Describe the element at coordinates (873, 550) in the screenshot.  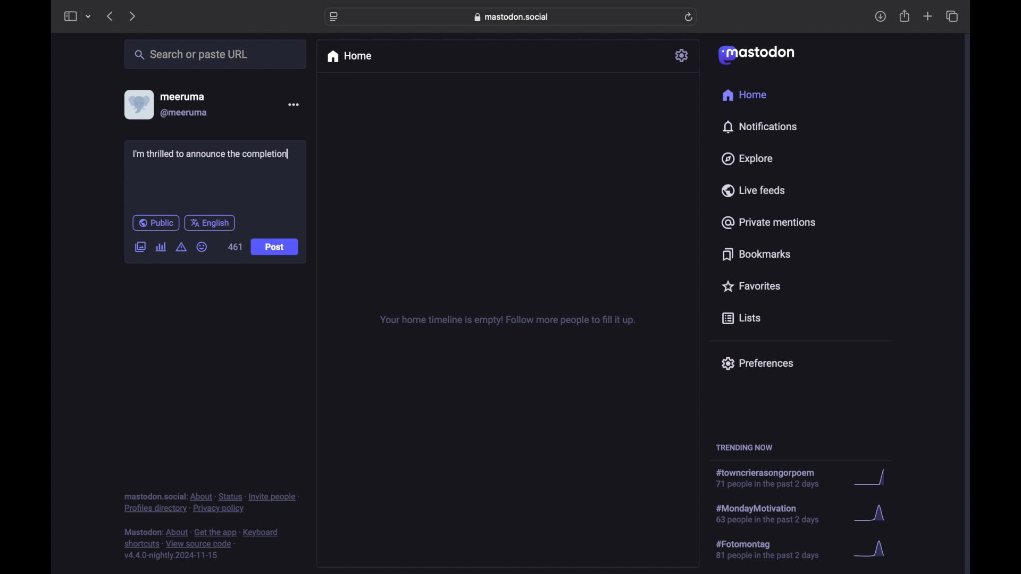
I see `graph` at that location.